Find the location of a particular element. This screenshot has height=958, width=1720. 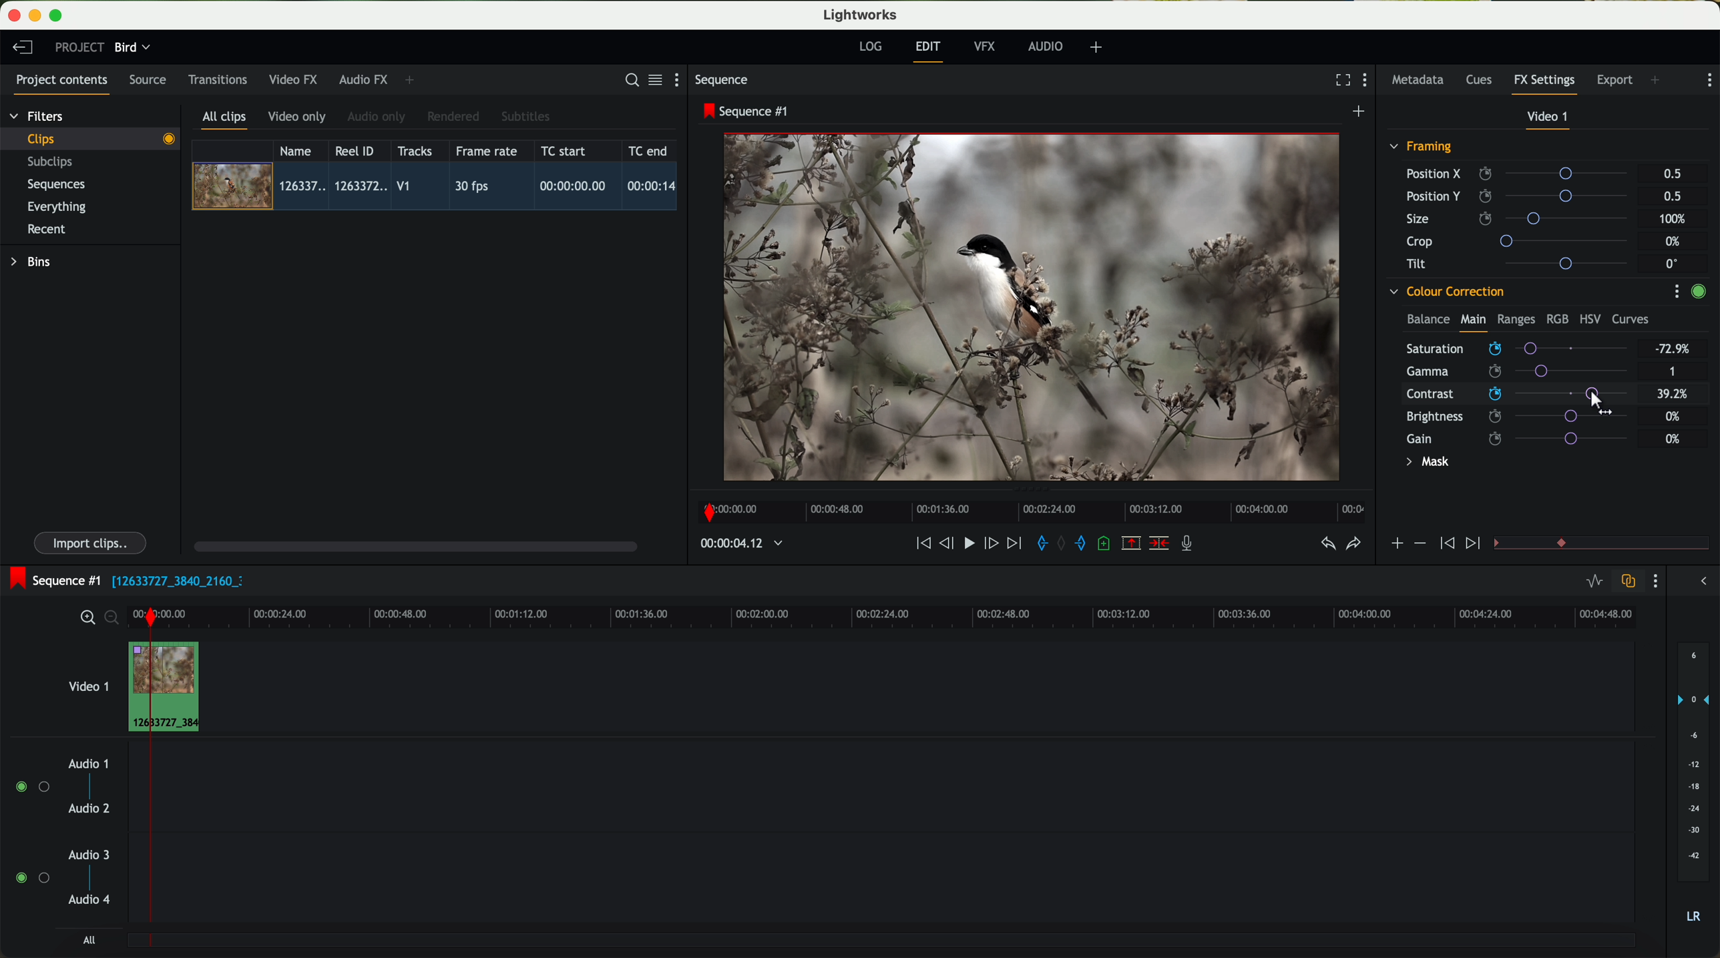

100% is located at coordinates (1676, 219).